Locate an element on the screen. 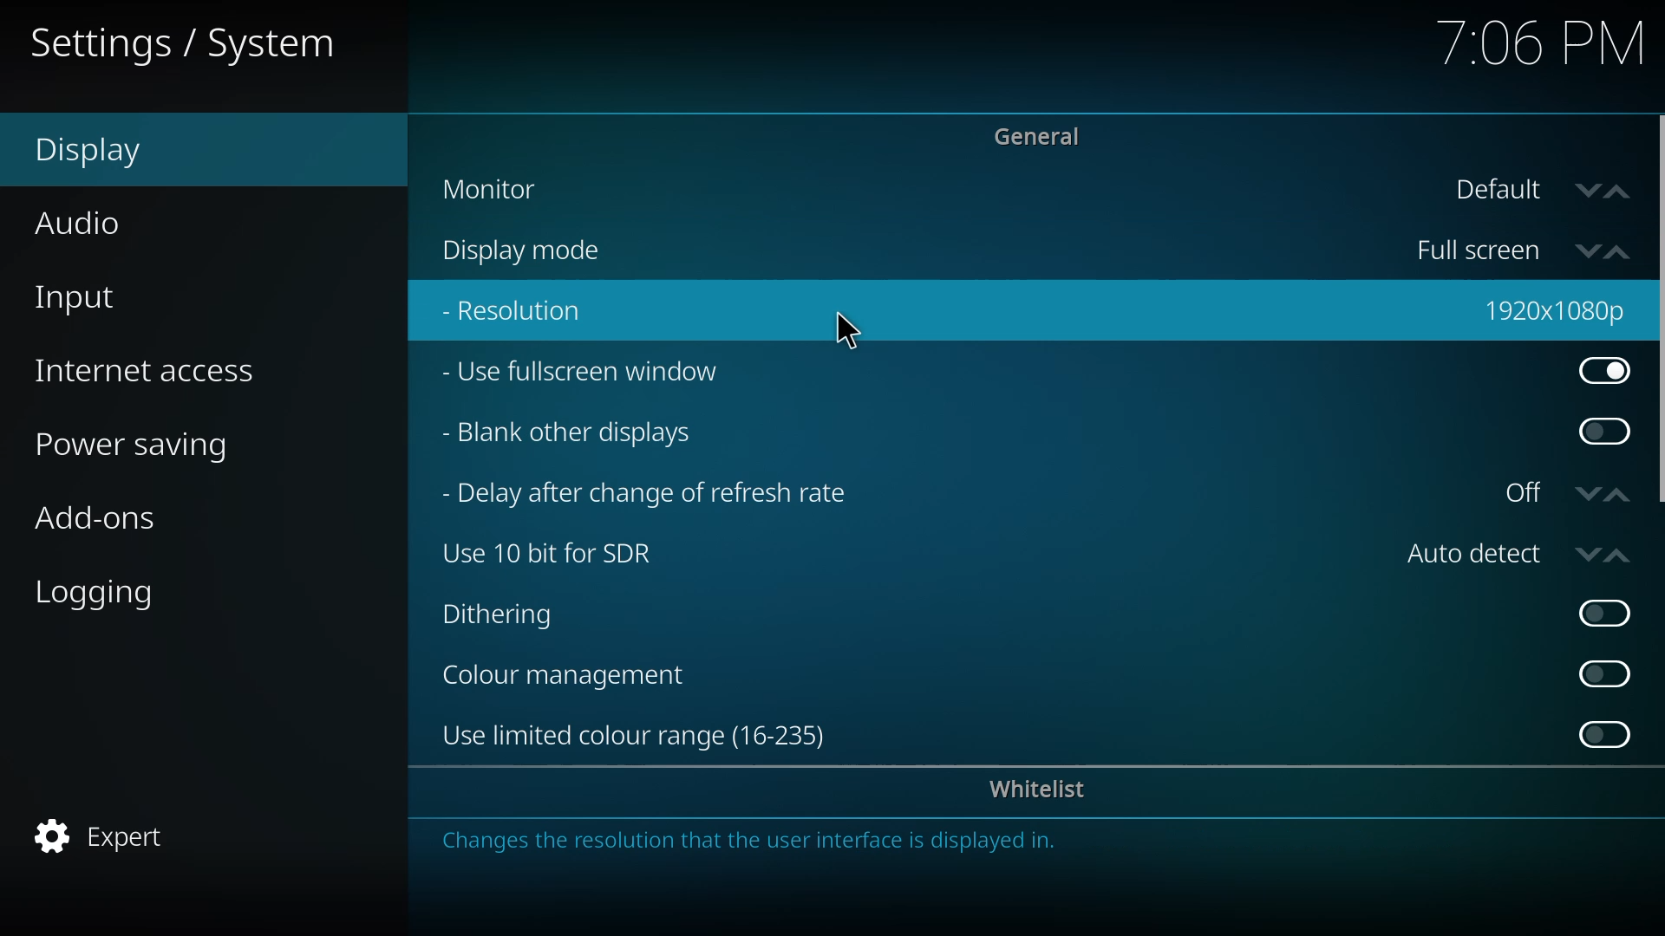 The width and height of the screenshot is (1665, 936). add-ons is located at coordinates (104, 517).